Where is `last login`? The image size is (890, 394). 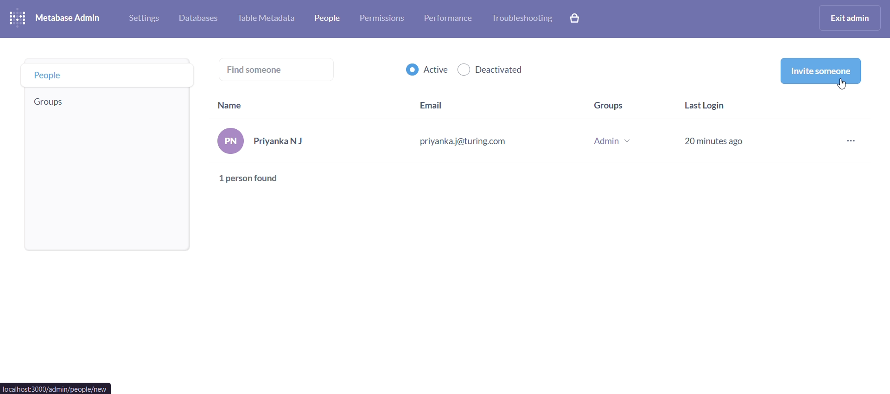
last login is located at coordinates (709, 107).